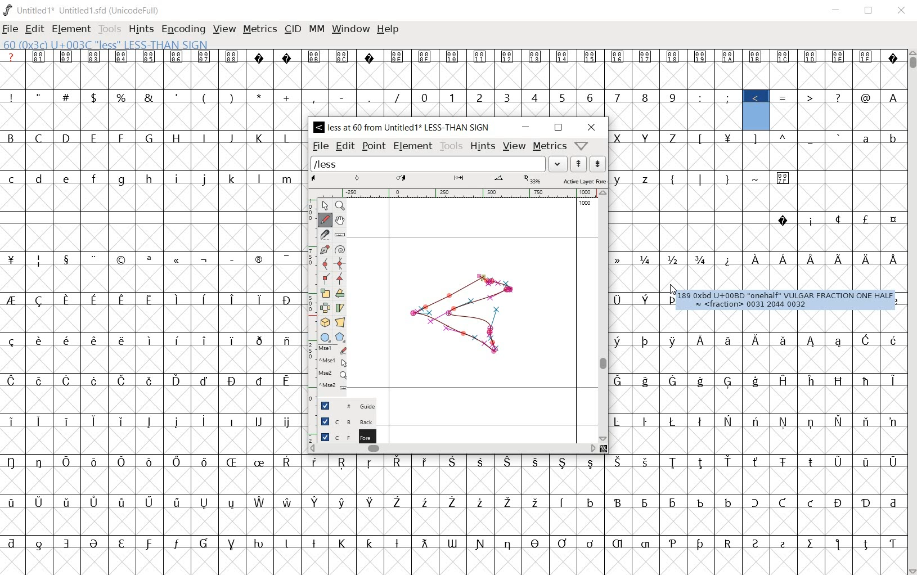 This screenshot has width=917, height=575. Describe the element at coordinates (757, 199) in the screenshot. I see `` at that location.